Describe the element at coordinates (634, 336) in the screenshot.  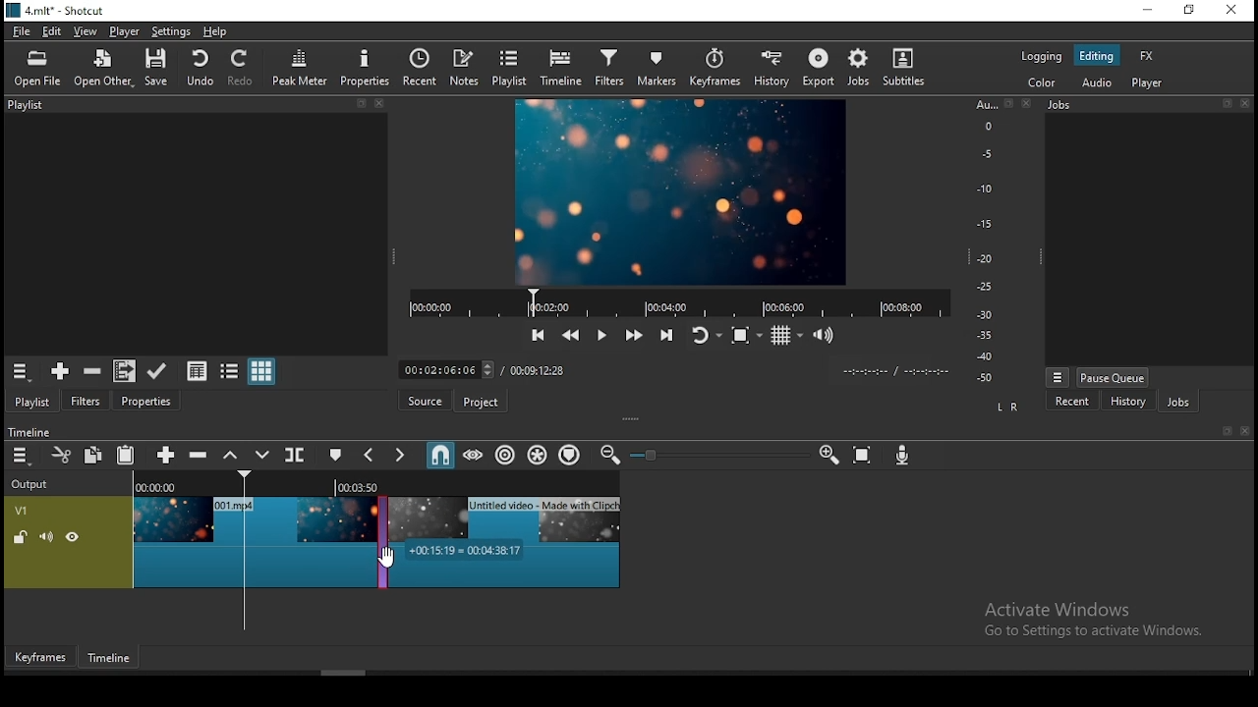
I see `play quickly forwards` at that location.